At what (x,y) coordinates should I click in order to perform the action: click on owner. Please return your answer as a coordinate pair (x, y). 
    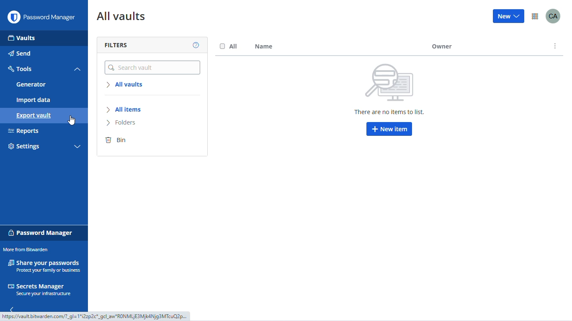
    Looking at the image, I should click on (482, 46).